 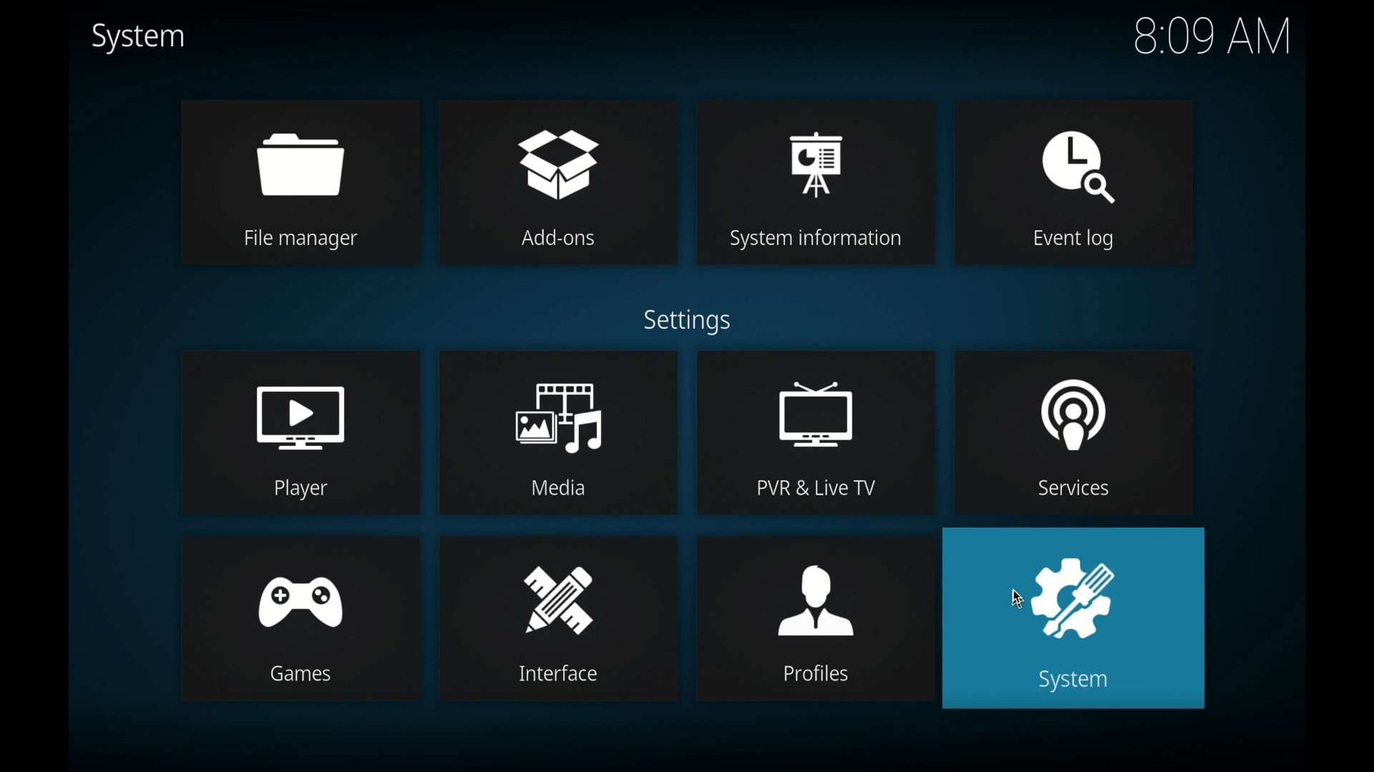 I want to click on services, so click(x=1075, y=431).